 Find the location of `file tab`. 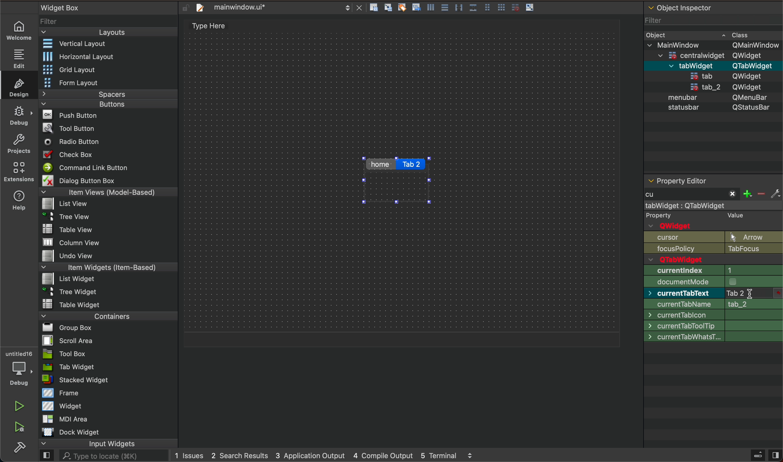

file tab is located at coordinates (276, 7).